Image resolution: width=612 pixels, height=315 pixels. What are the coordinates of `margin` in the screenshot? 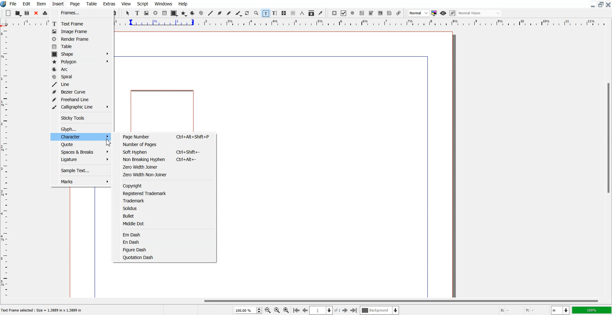 It's located at (269, 55).